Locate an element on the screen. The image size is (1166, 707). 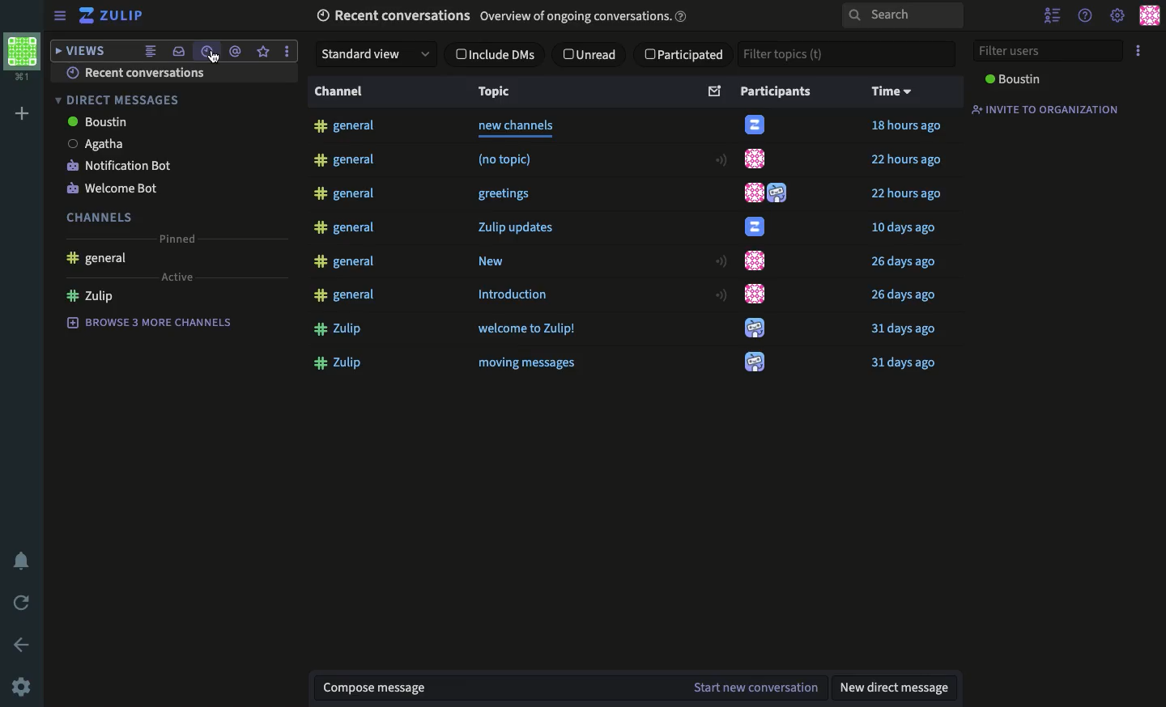
active is located at coordinates (176, 277).